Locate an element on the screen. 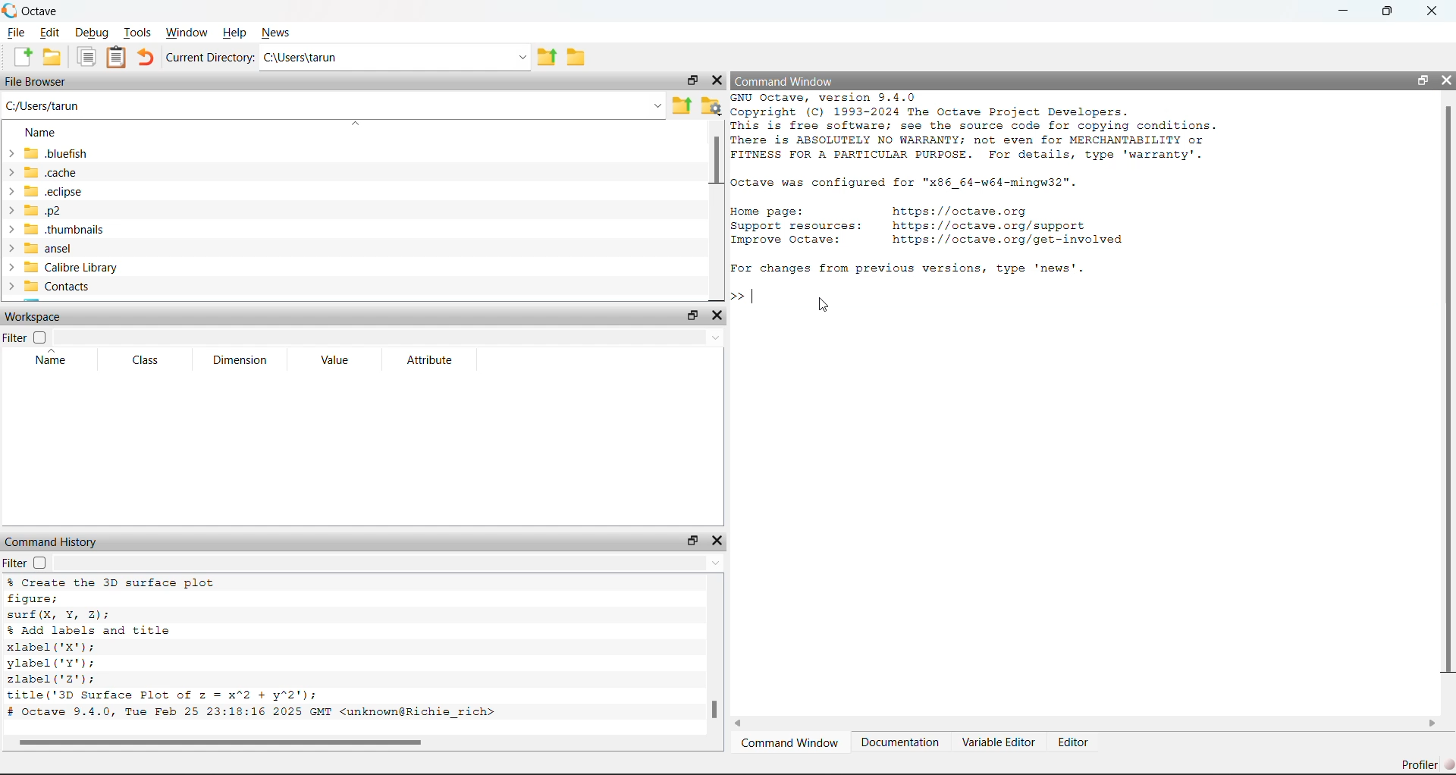  Undo is located at coordinates (146, 57).